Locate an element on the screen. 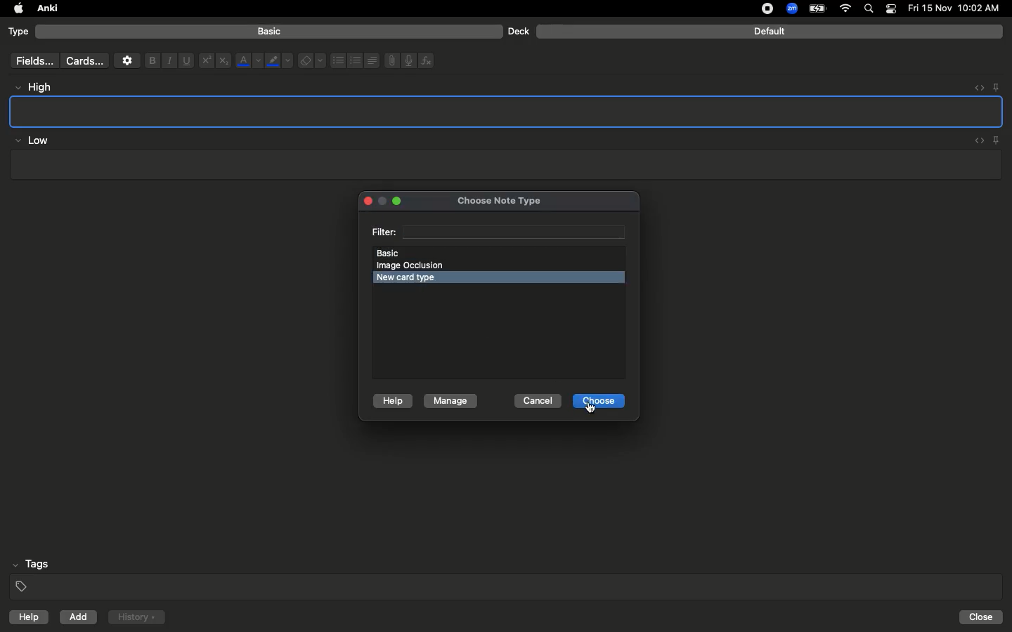 This screenshot has width=1012, height=632. close is located at coordinates (365, 202).